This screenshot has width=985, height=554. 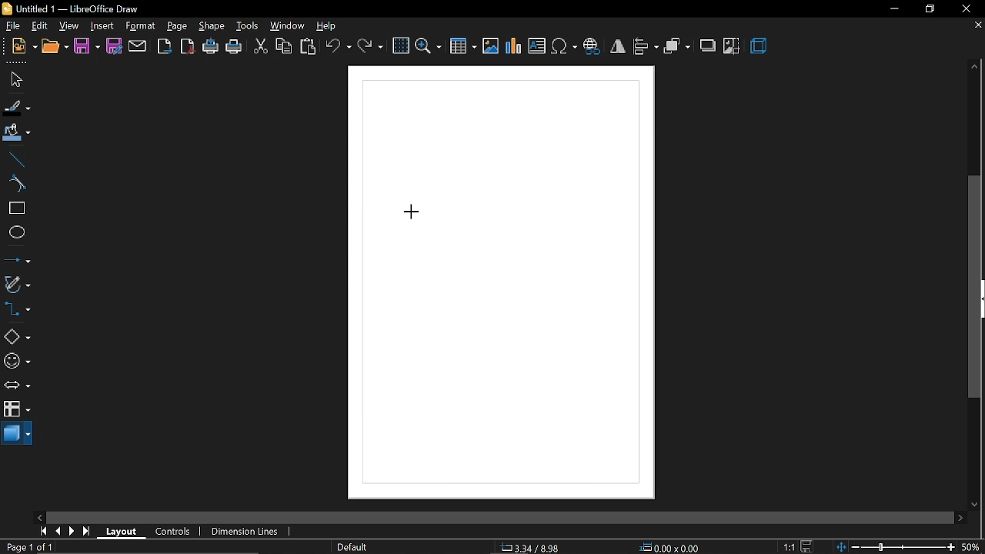 What do you see at coordinates (541, 547) in the screenshot?
I see `co-ordinates` at bounding box center [541, 547].